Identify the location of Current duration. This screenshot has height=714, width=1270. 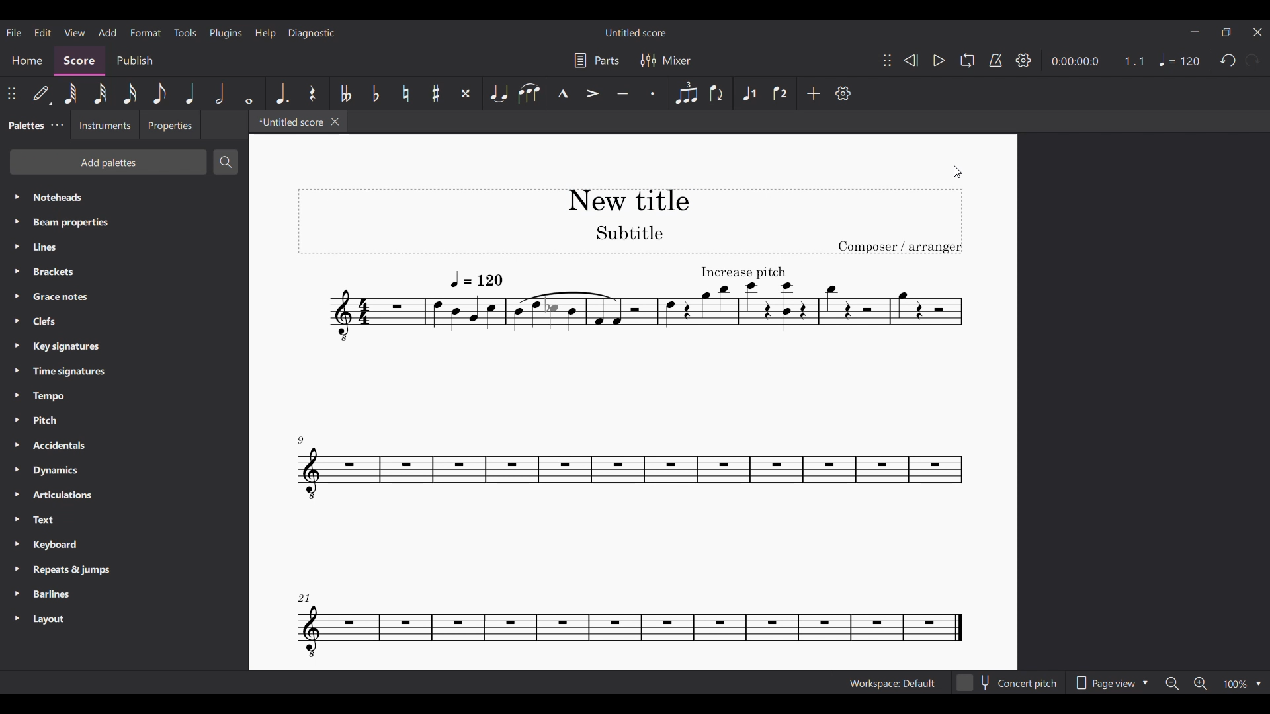
(1075, 61).